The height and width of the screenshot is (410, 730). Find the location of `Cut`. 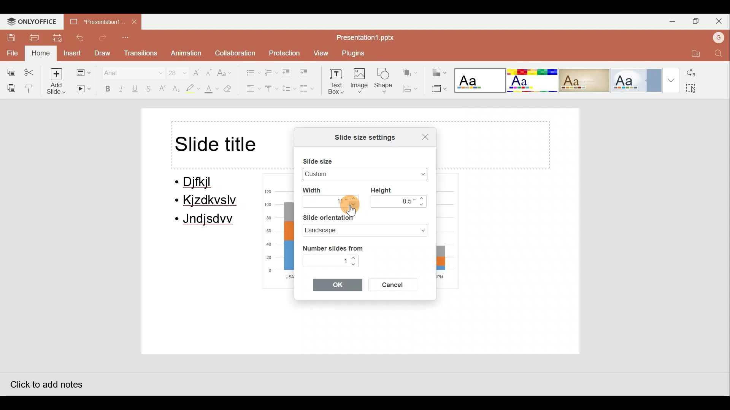

Cut is located at coordinates (31, 71).